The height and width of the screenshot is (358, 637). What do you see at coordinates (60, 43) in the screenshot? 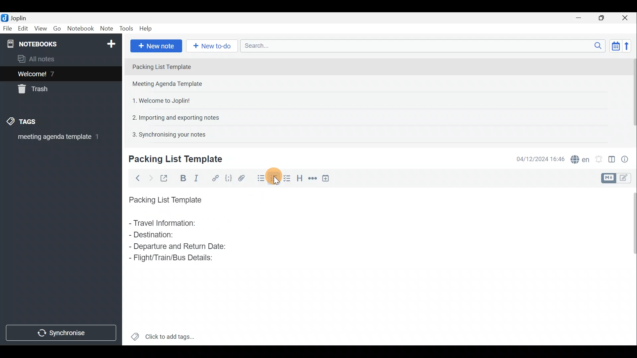
I see `Notebook` at bounding box center [60, 43].